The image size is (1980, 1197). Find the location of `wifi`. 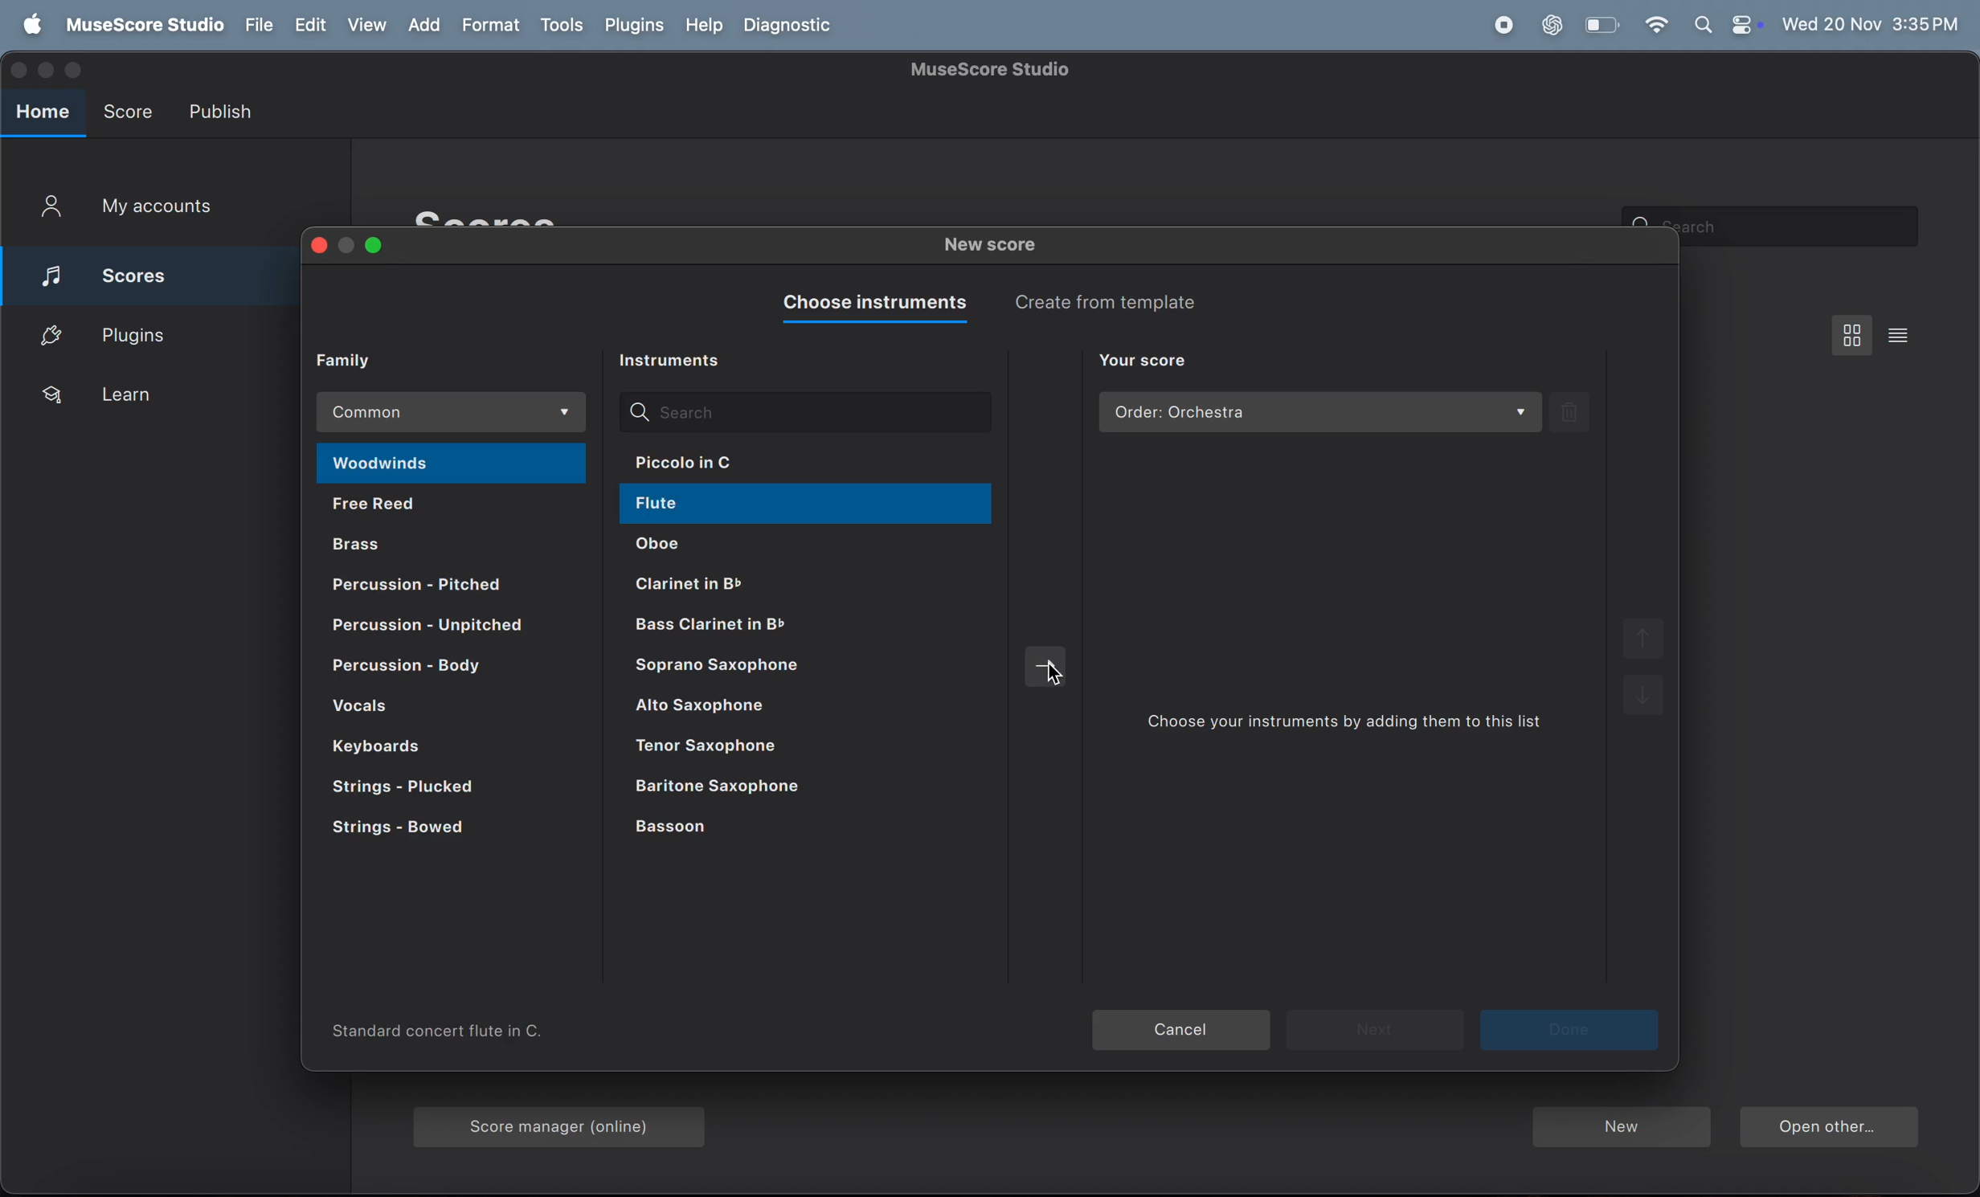

wifi is located at coordinates (1655, 26).